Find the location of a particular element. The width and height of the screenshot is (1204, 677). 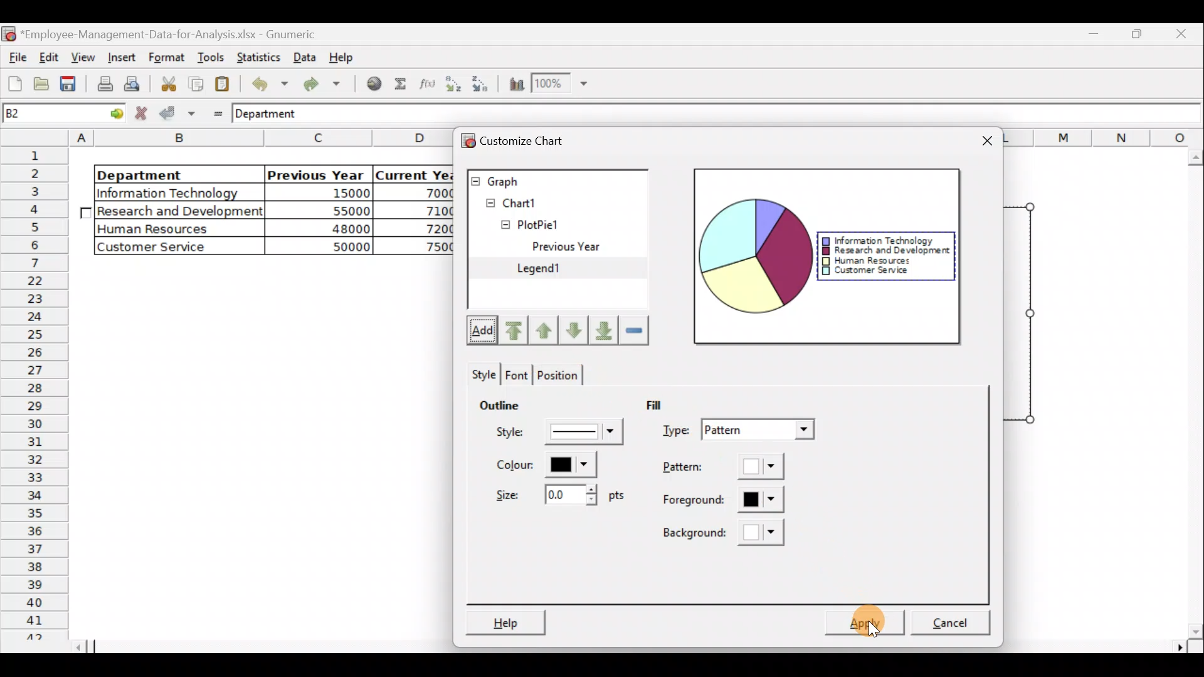

Foreground is located at coordinates (716, 501).